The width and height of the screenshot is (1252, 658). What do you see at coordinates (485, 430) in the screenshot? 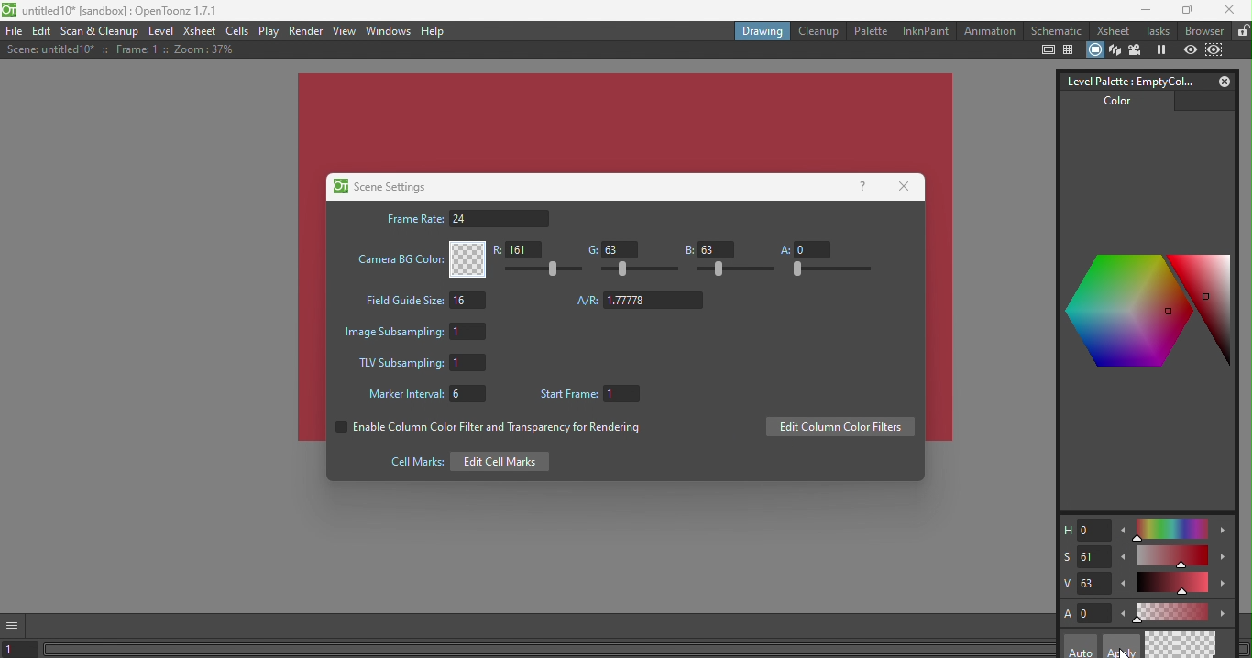
I see `Enable column color filter and transparency for rendering` at bounding box center [485, 430].